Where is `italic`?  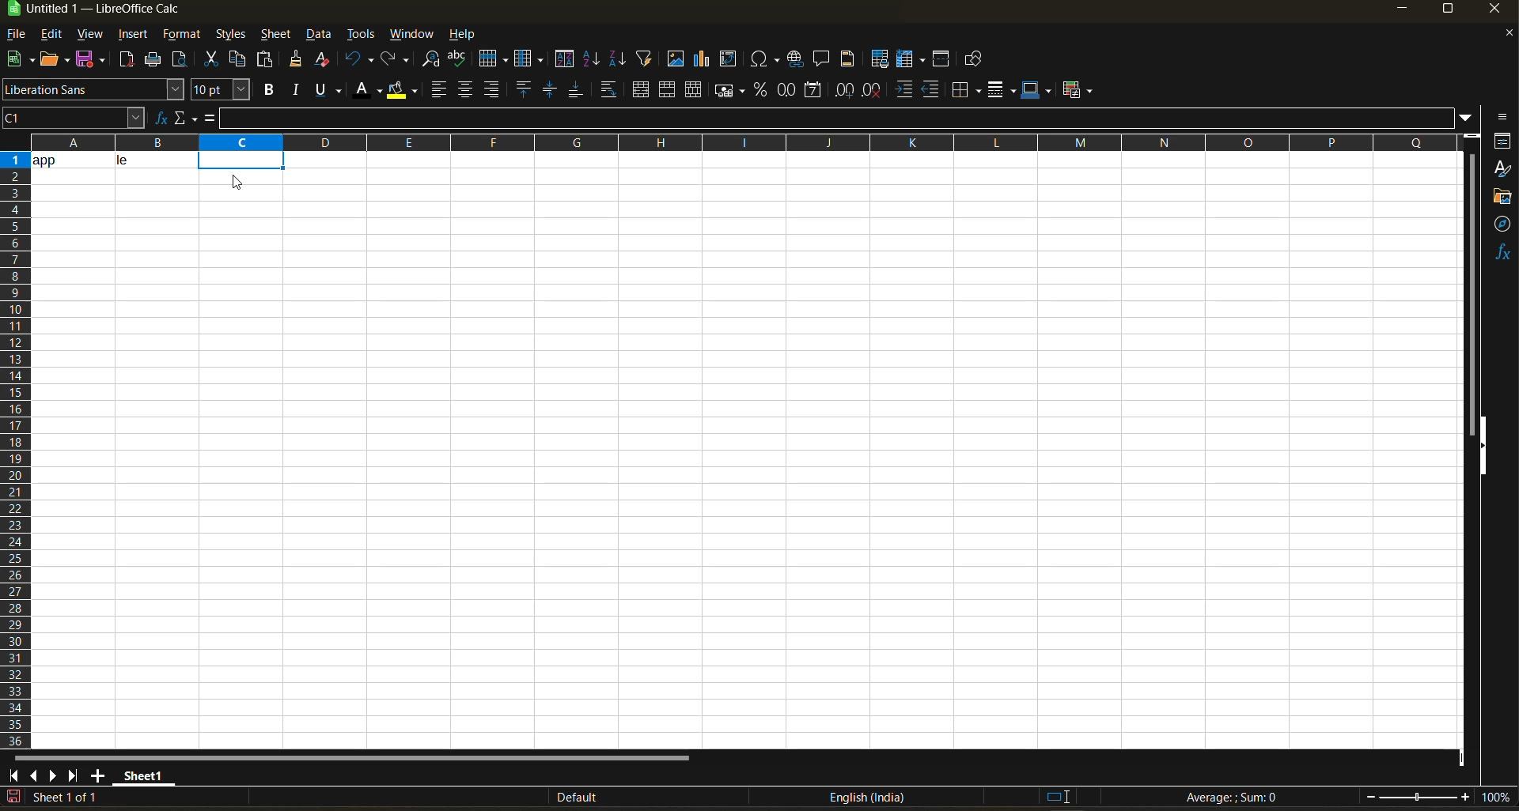
italic is located at coordinates (297, 90).